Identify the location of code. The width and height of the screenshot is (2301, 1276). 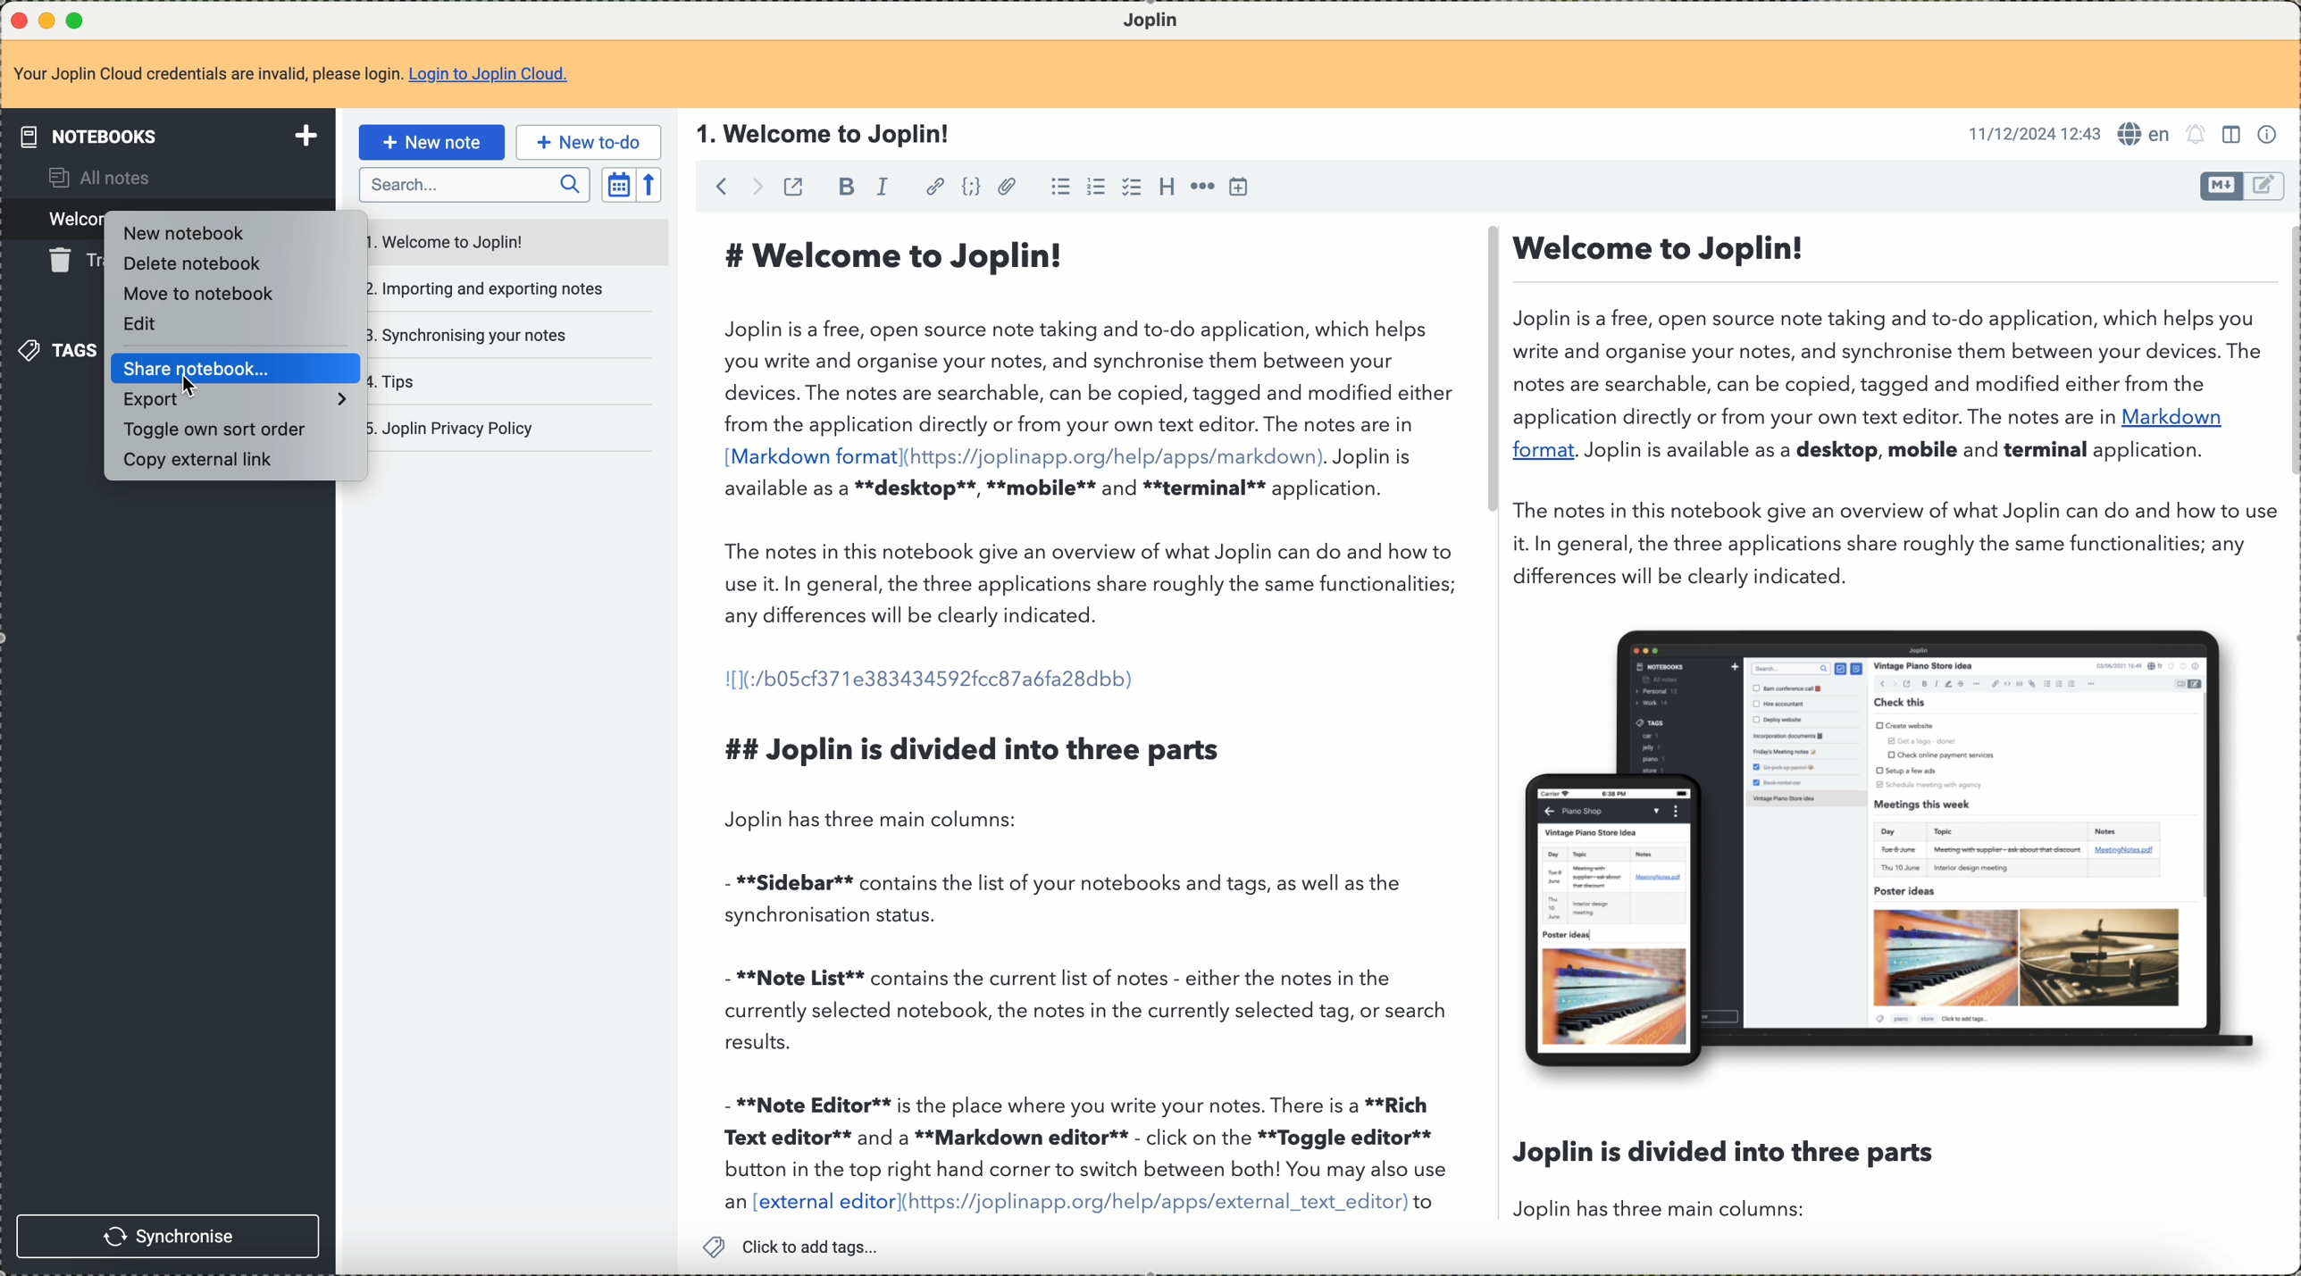
(967, 188).